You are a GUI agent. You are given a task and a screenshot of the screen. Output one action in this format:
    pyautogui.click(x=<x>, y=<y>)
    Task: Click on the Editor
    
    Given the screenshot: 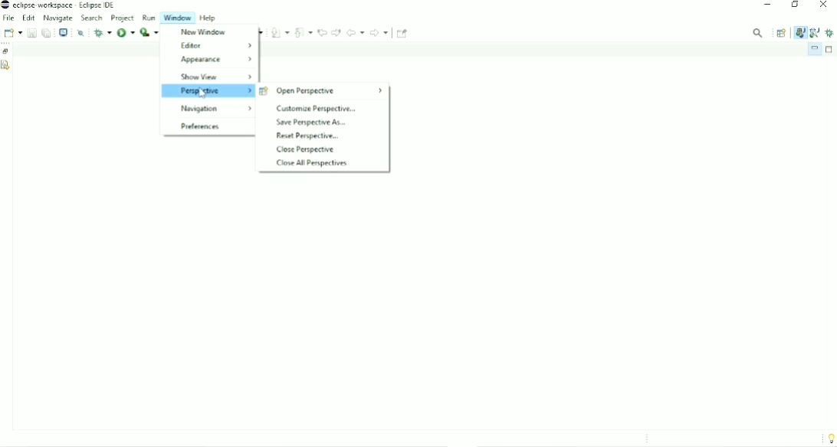 What is the action you would take?
    pyautogui.click(x=215, y=44)
    